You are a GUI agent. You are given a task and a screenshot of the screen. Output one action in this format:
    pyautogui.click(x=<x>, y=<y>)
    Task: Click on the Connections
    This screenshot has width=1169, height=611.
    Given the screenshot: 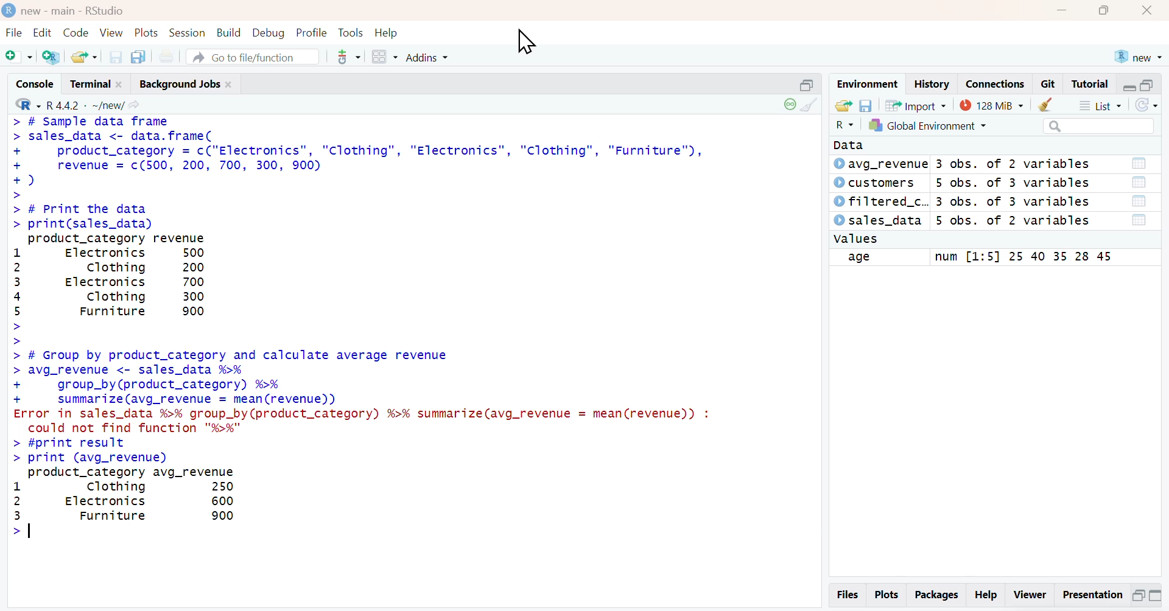 What is the action you would take?
    pyautogui.click(x=996, y=84)
    